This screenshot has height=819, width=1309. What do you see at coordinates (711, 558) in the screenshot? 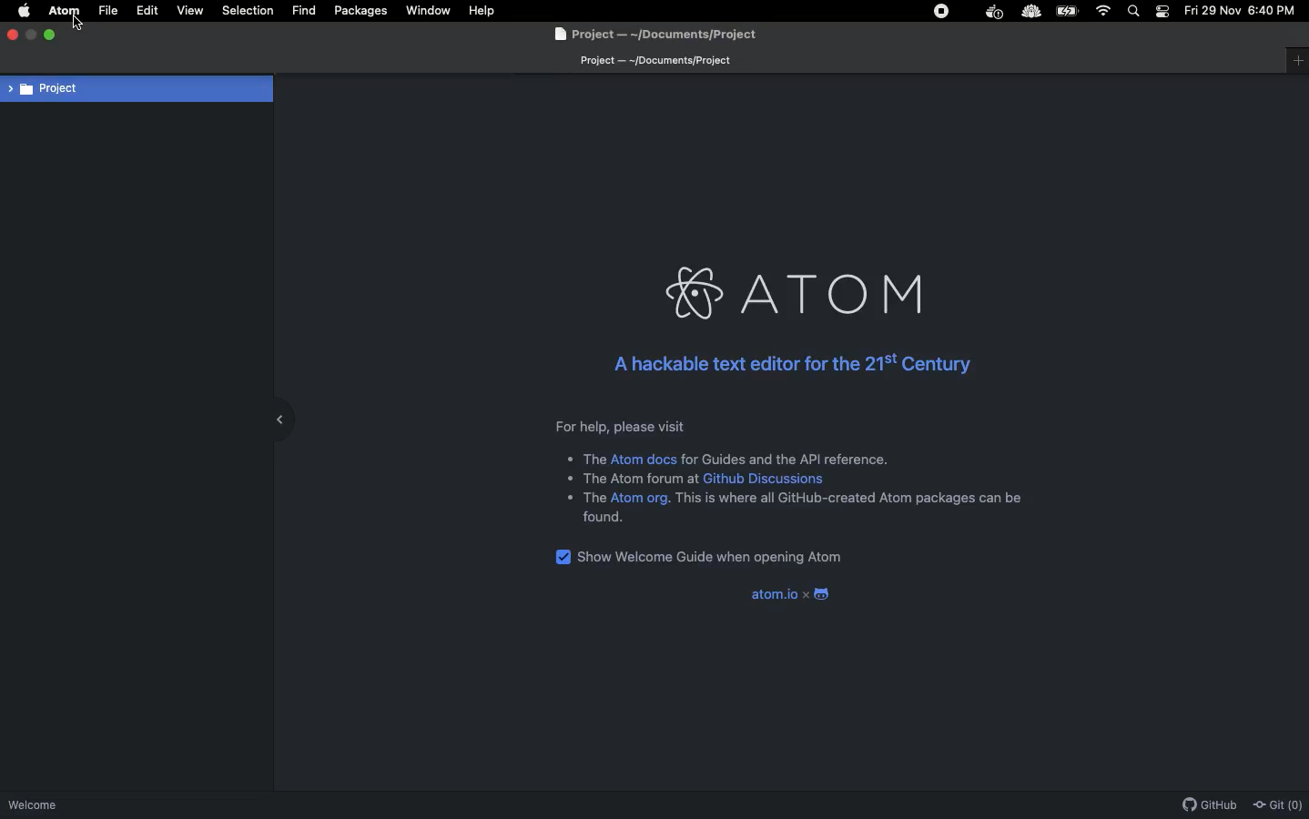
I see `Show welcome guide when opening` at bounding box center [711, 558].